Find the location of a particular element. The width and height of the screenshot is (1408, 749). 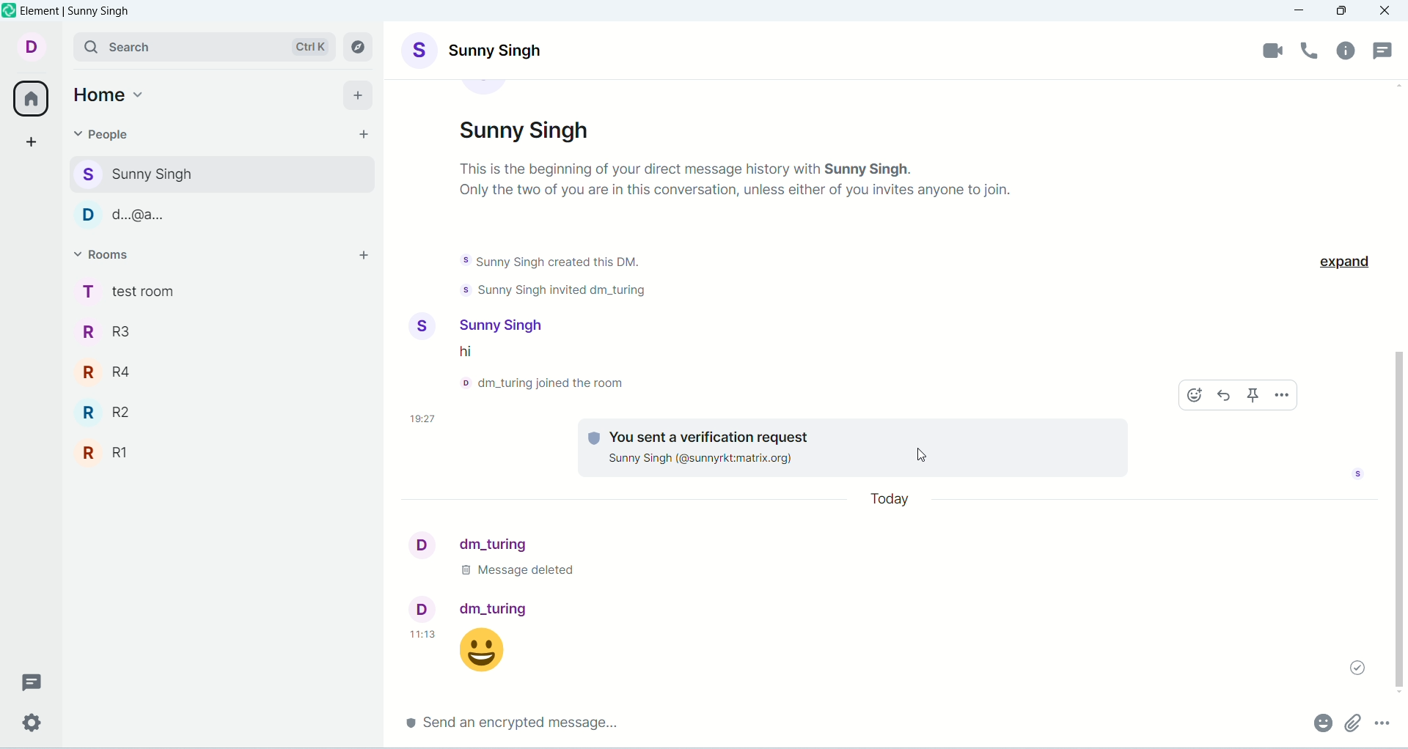

explore rooms is located at coordinates (360, 48).